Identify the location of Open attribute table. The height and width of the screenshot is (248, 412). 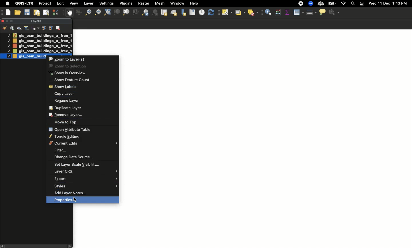
(298, 13).